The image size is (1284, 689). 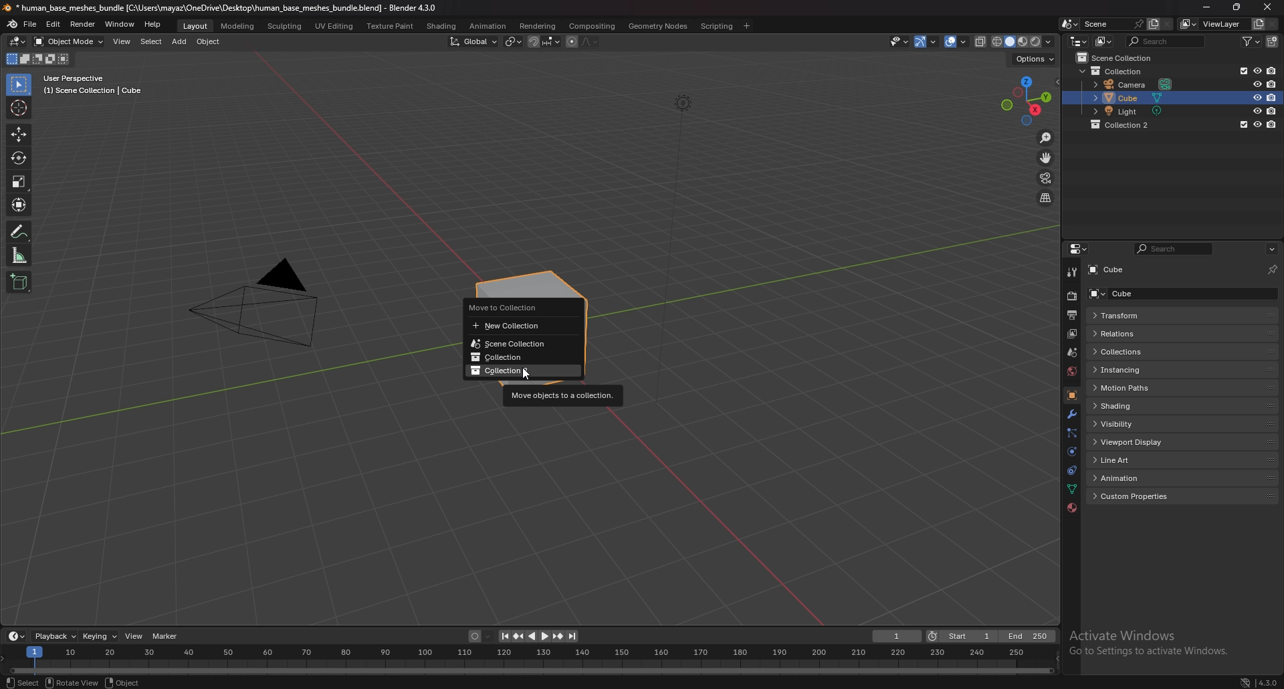 I want to click on shading, so click(x=1141, y=405).